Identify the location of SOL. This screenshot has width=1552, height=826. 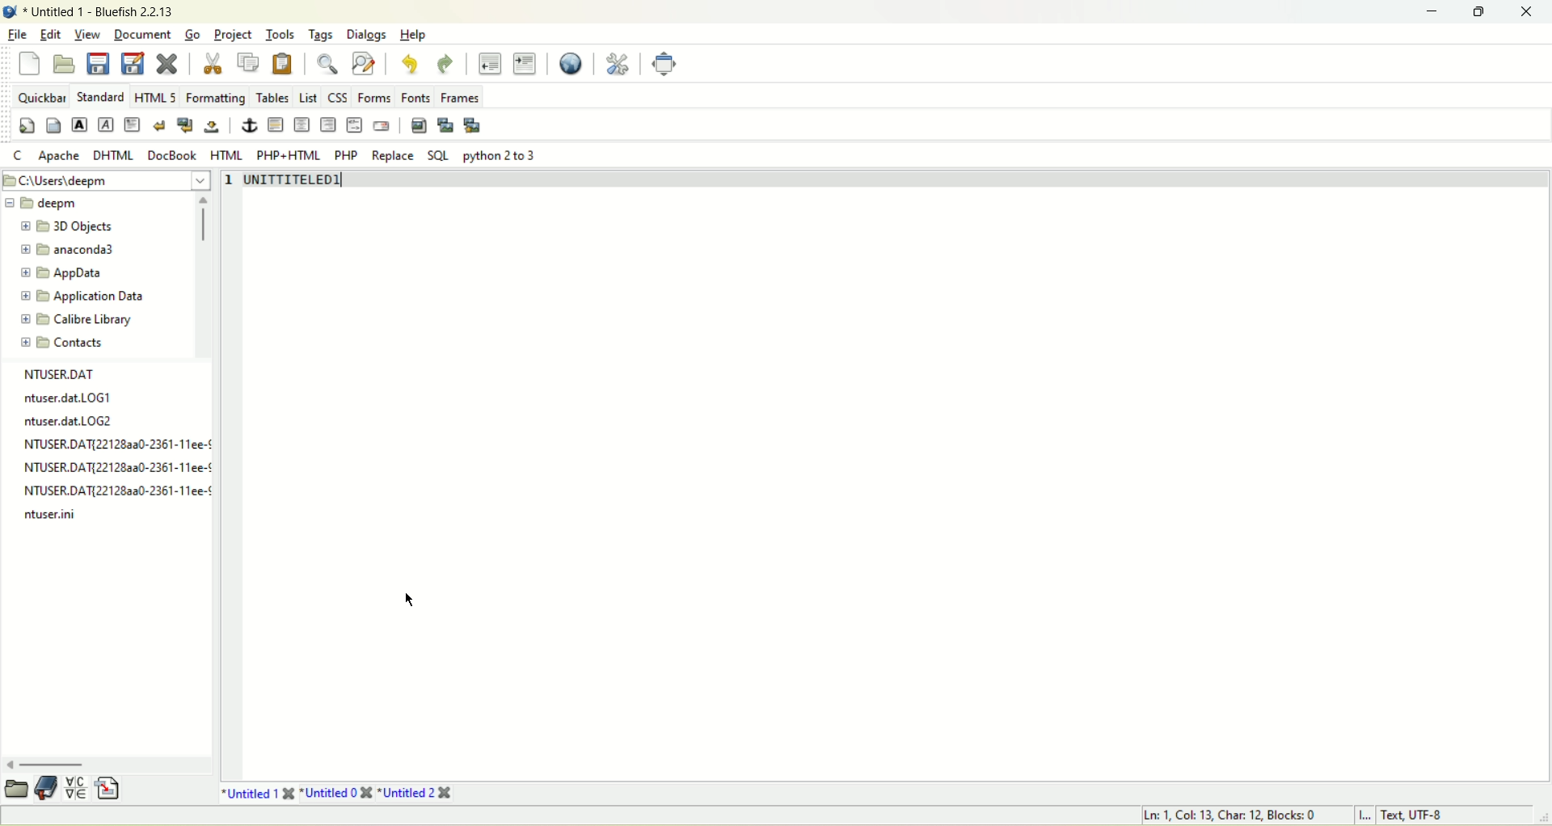
(440, 153).